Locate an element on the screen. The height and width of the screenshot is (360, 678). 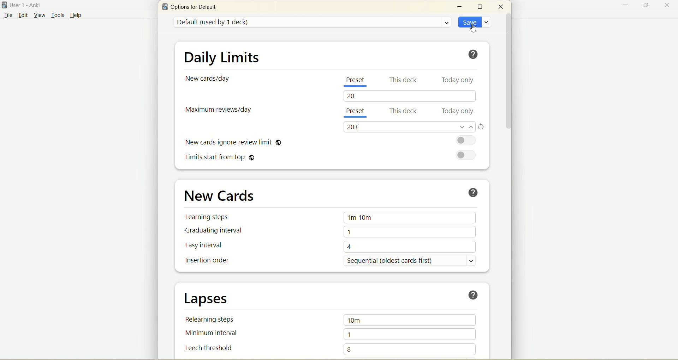
maximize is located at coordinates (649, 5).